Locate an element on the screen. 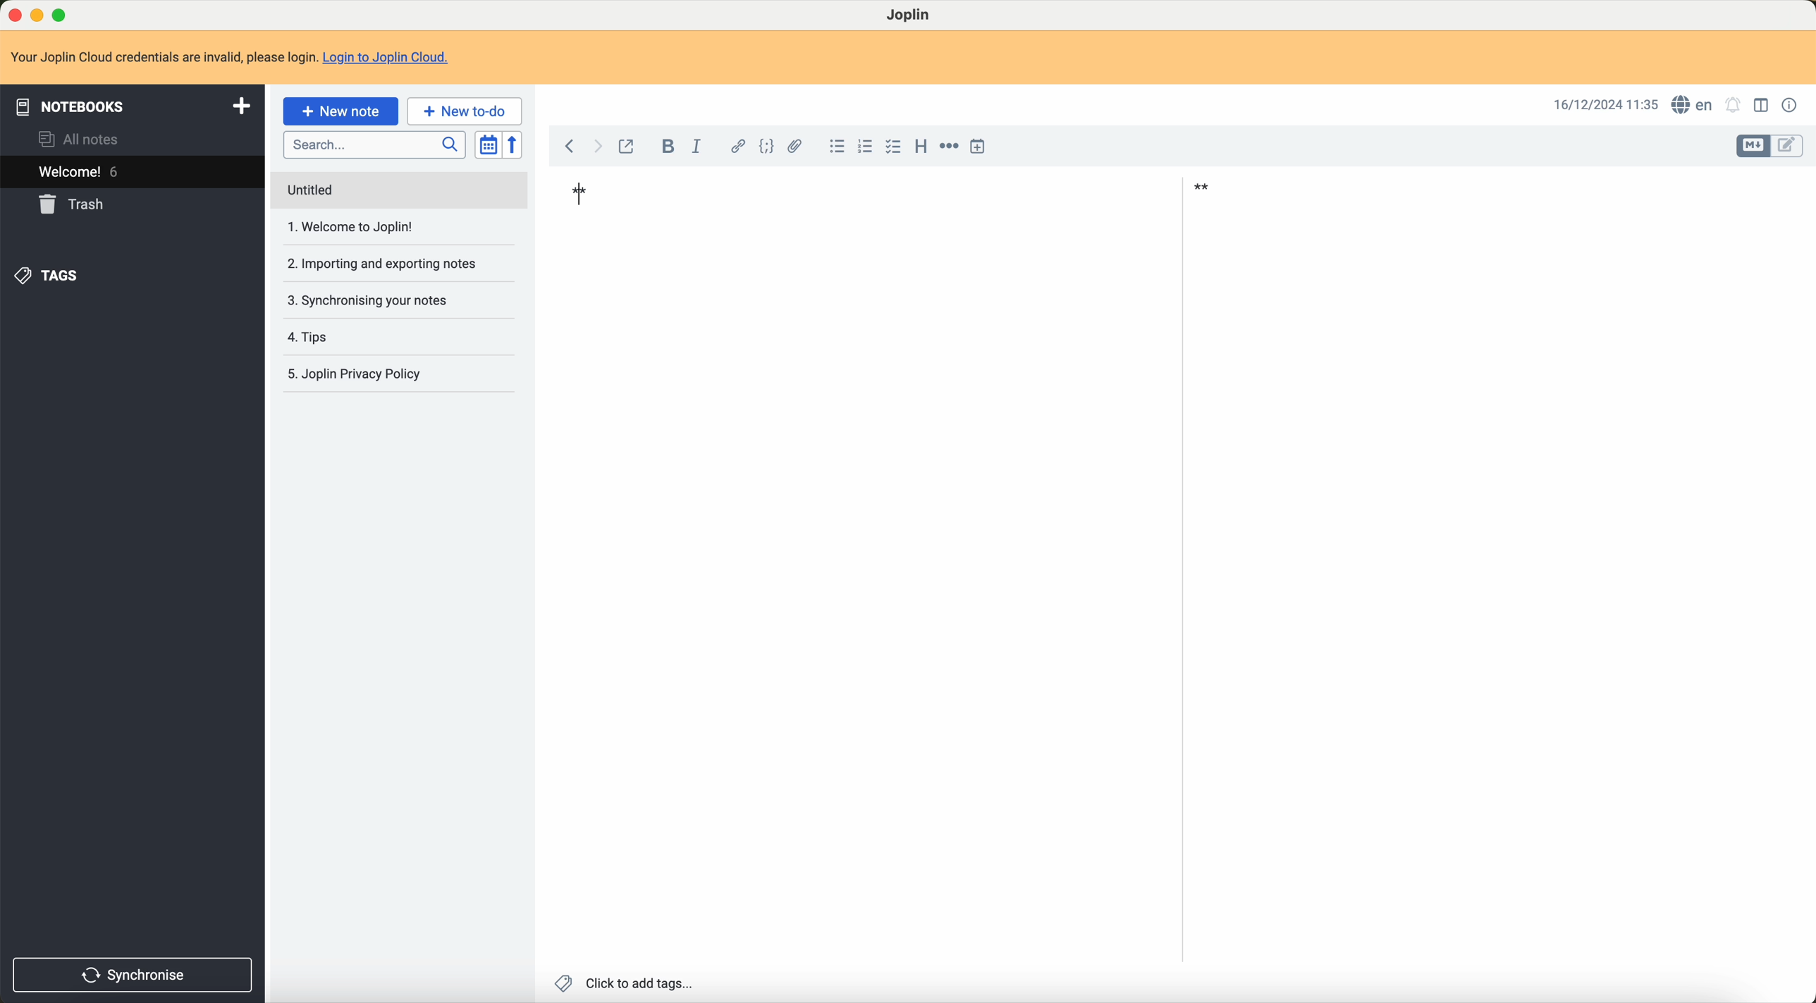 This screenshot has height=1003, width=1816. 4.tips is located at coordinates (313, 338).